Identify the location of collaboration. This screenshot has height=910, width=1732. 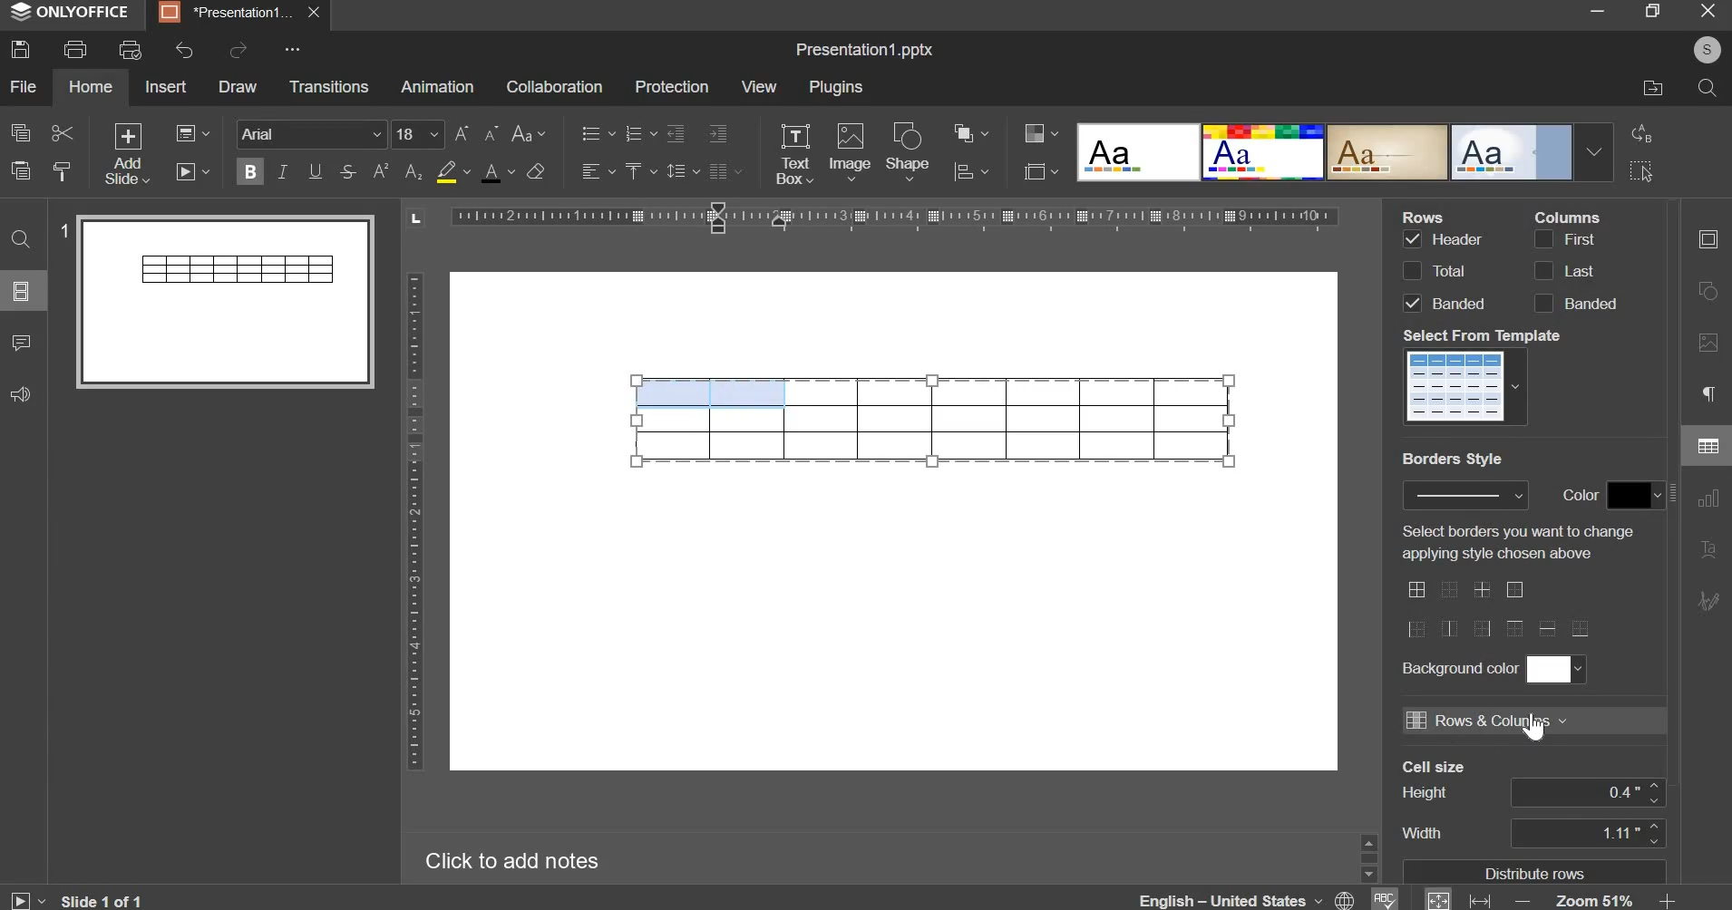
(553, 86).